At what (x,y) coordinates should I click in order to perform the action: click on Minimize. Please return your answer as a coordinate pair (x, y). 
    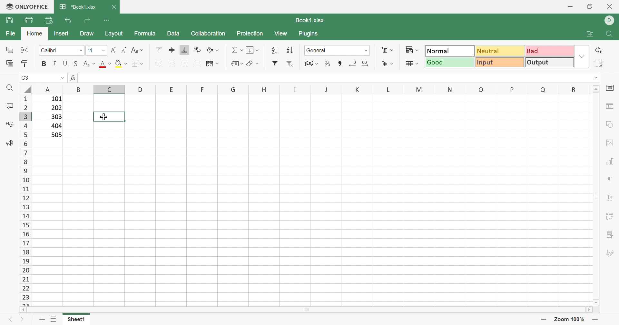
    Looking at the image, I should click on (571, 5).